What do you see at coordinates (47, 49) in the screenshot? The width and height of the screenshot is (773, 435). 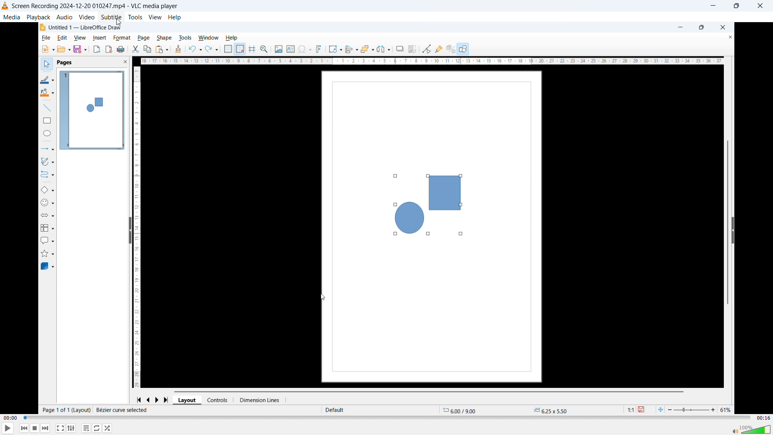 I see `new` at bounding box center [47, 49].